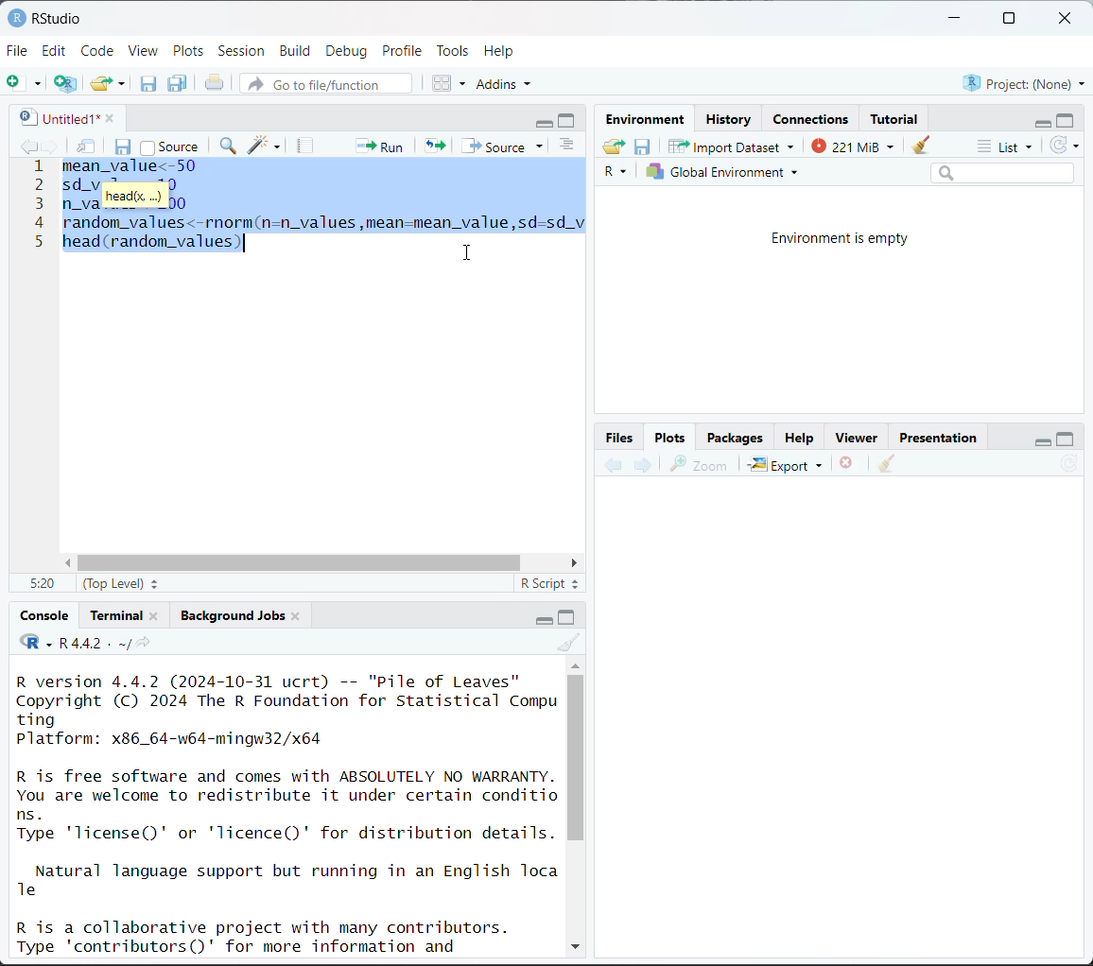  I want to click on 5:20, so click(41, 584).